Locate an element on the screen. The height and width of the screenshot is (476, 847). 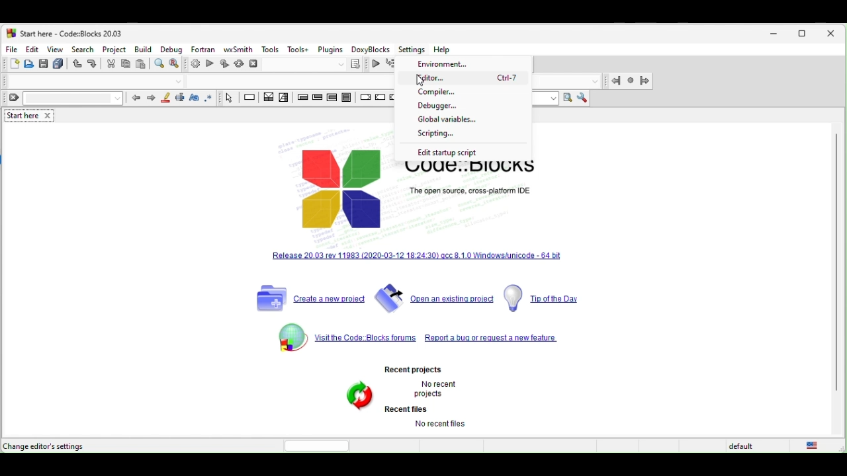
compiler is located at coordinates (448, 93).